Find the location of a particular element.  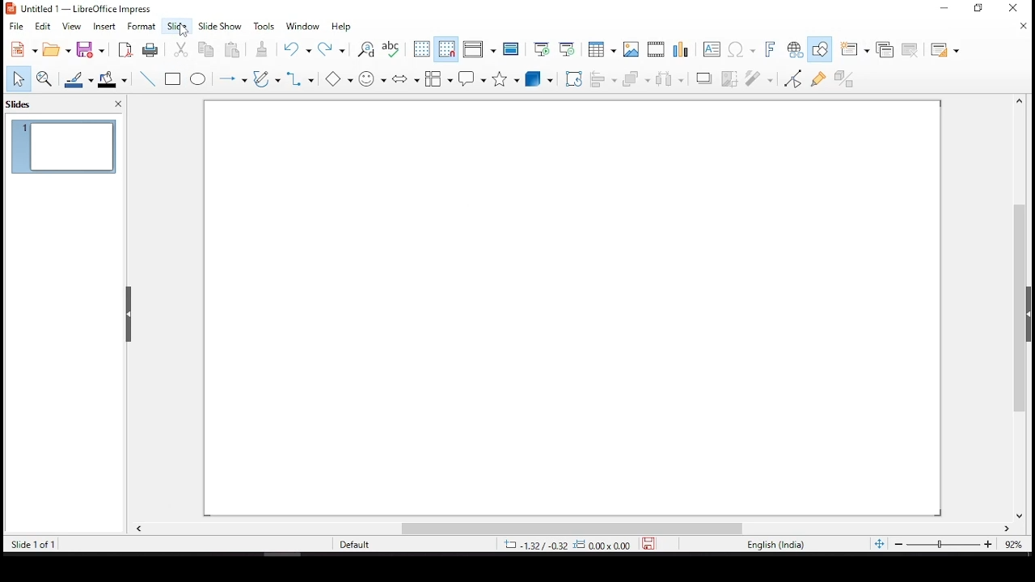

new is located at coordinates (20, 50).